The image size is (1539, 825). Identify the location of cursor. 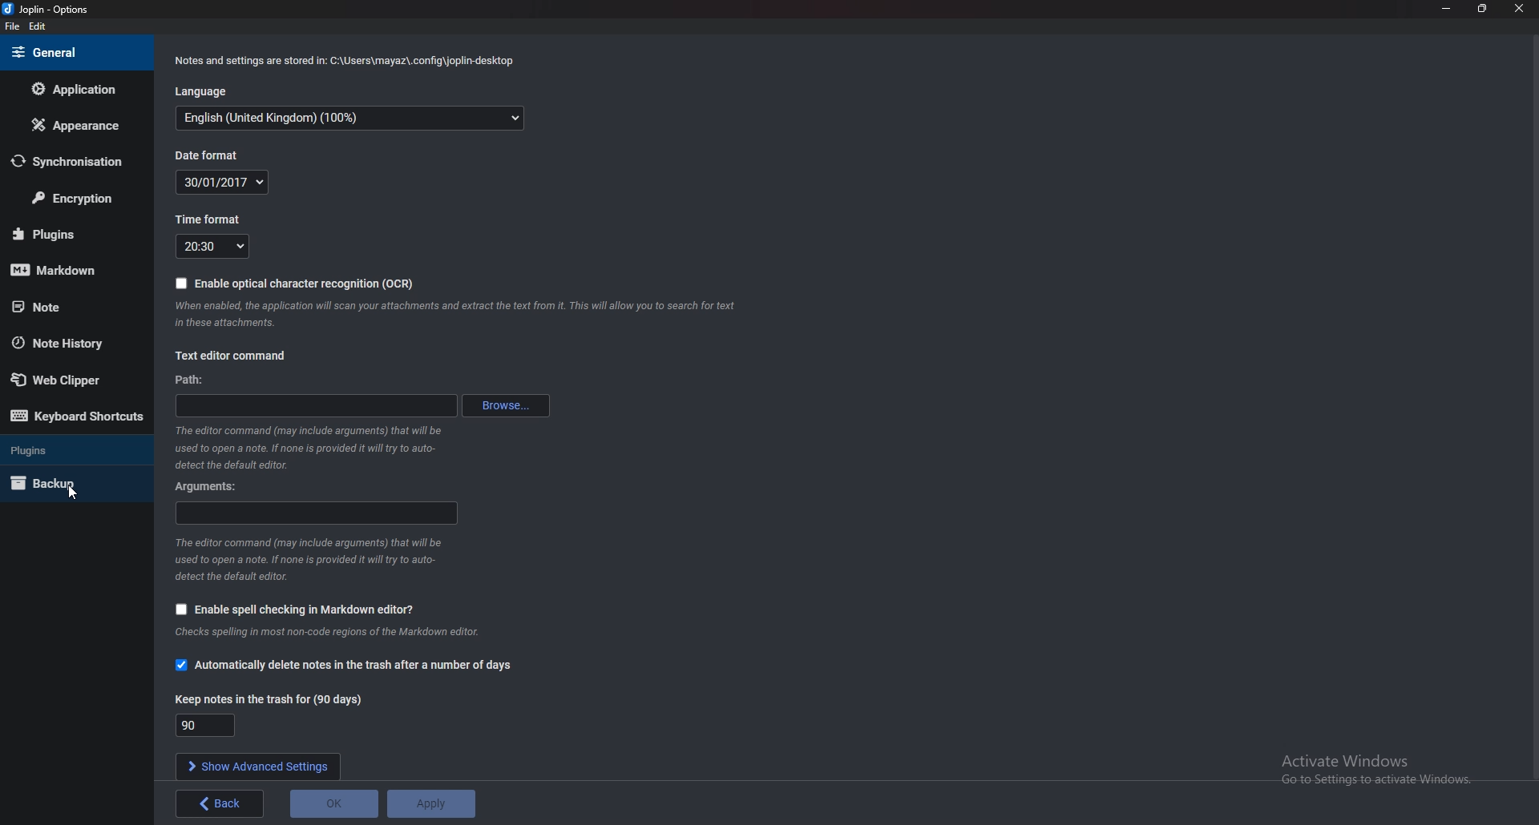
(71, 492).